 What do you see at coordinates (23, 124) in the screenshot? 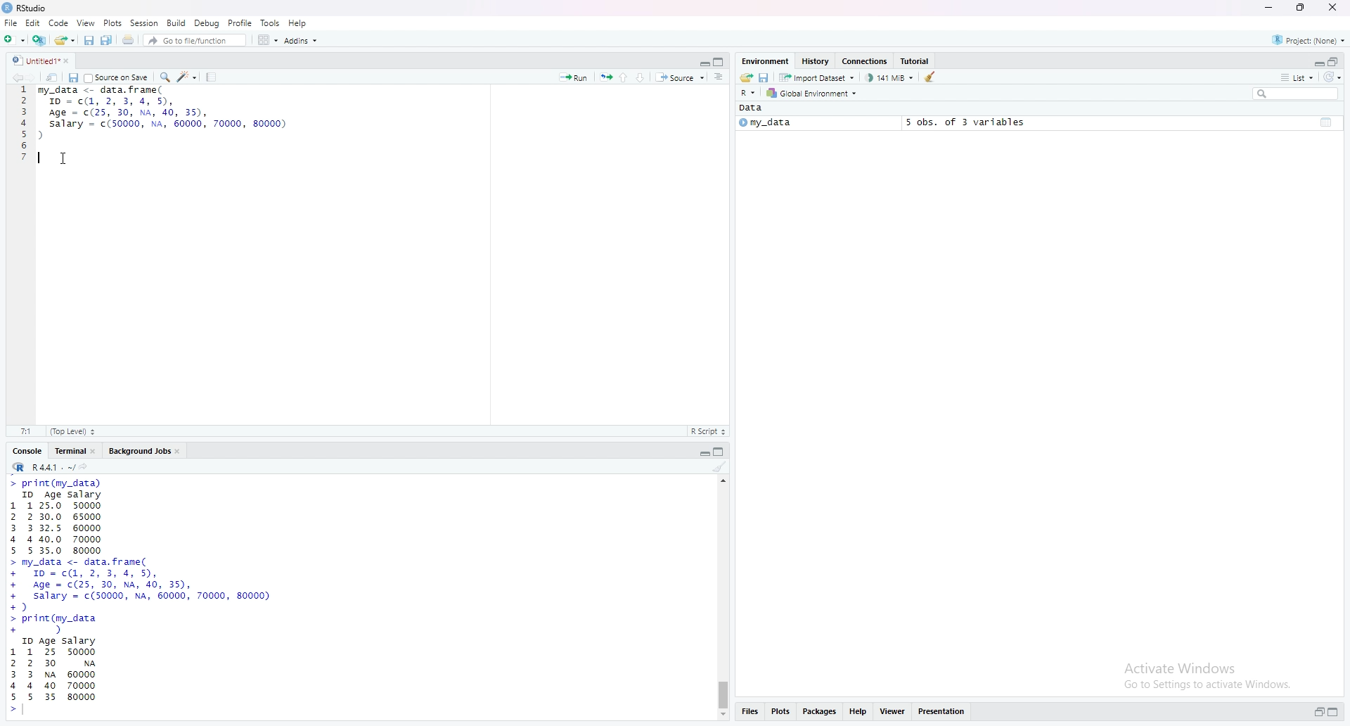
I see `line numbers` at bounding box center [23, 124].